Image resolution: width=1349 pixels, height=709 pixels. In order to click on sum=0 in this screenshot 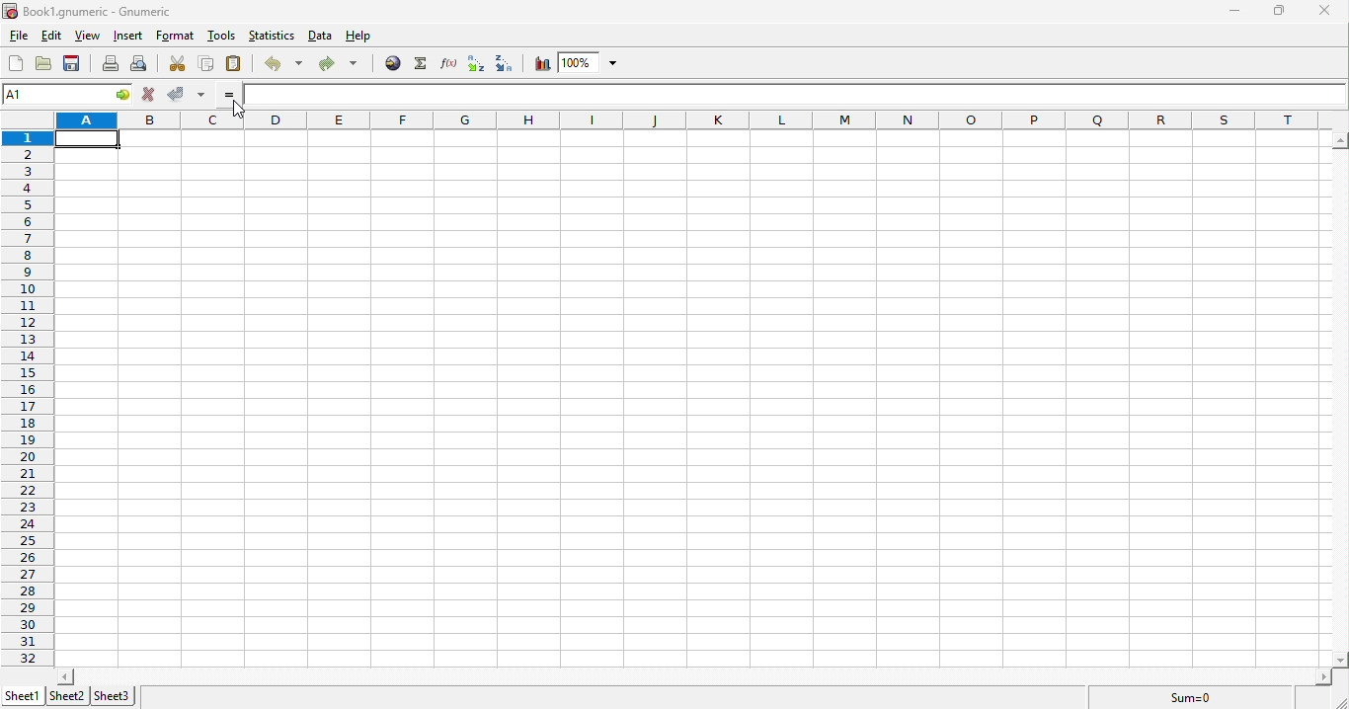, I will do `click(1191, 699)`.